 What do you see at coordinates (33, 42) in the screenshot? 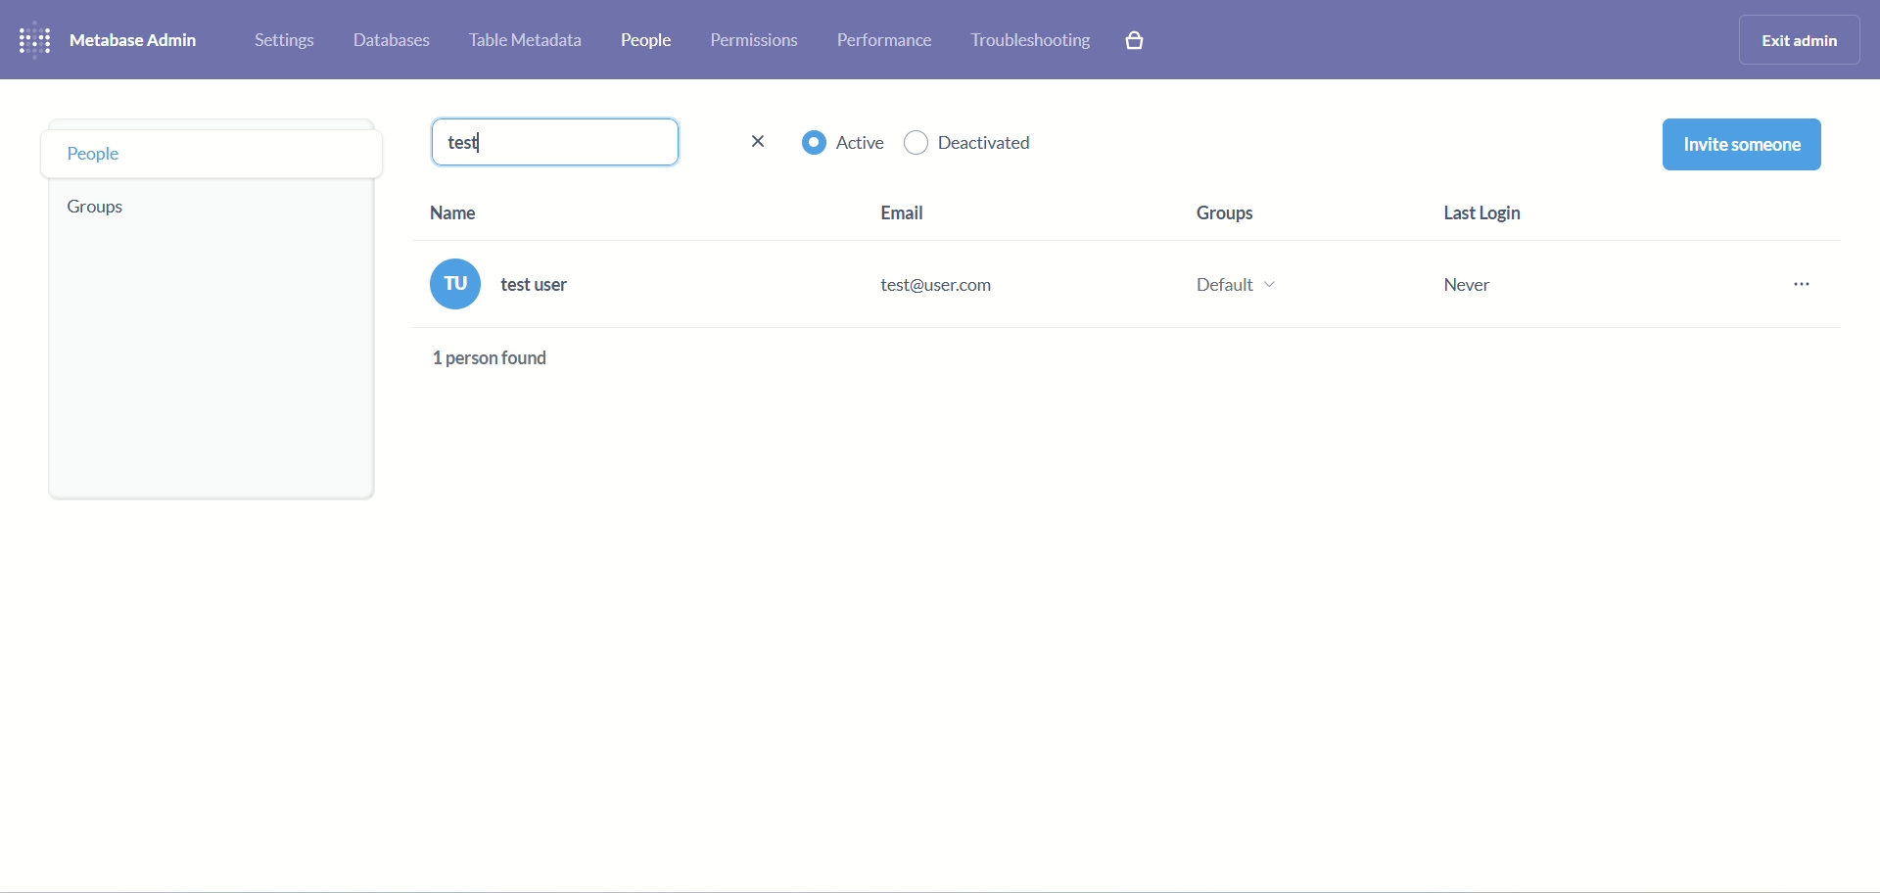
I see `logo` at bounding box center [33, 42].